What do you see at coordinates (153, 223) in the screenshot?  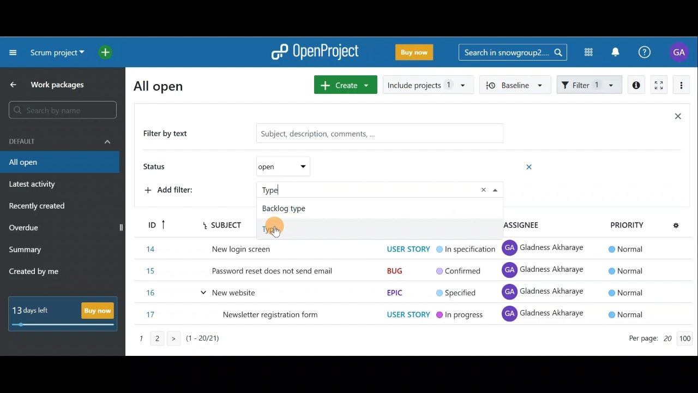 I see `ID` at bounding box center [153, 223].